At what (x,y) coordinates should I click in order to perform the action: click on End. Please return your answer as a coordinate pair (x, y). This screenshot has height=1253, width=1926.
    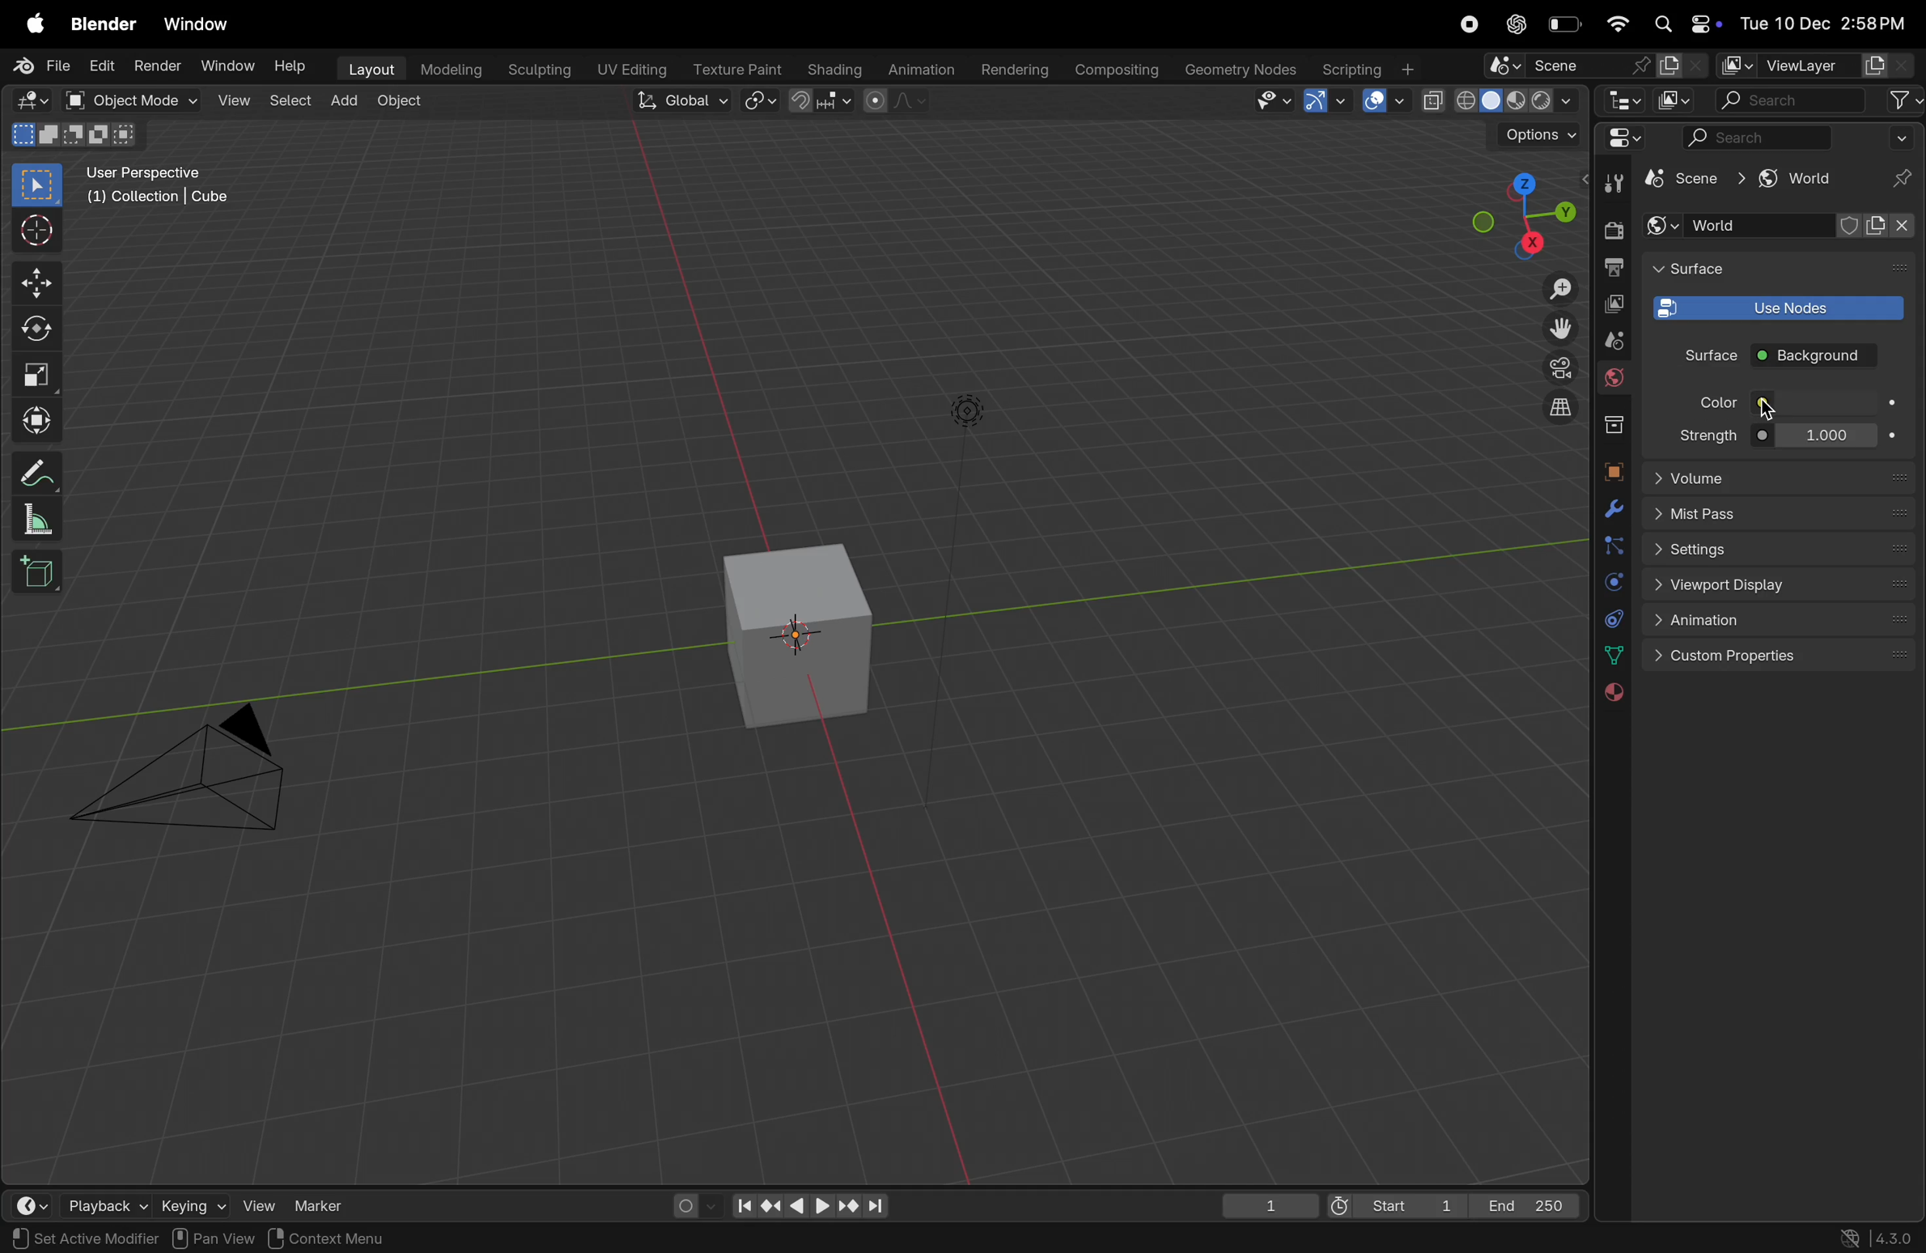
    Looking at the image, I should click on (1529, 1203).